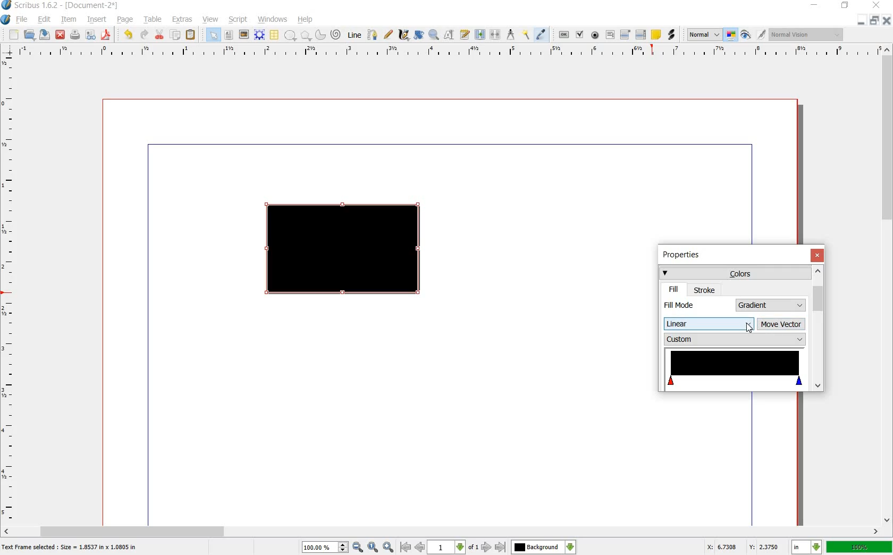  I want to click on save, so click(46, 35).